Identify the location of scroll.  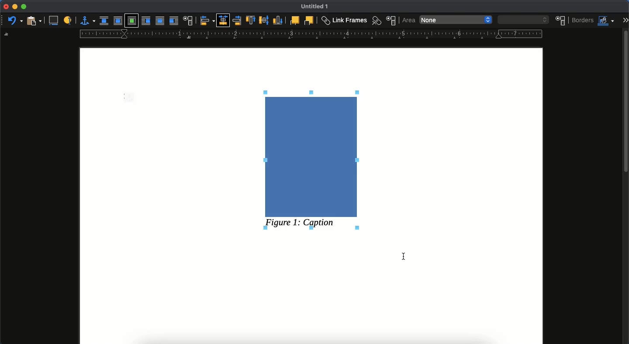
(625, 186).